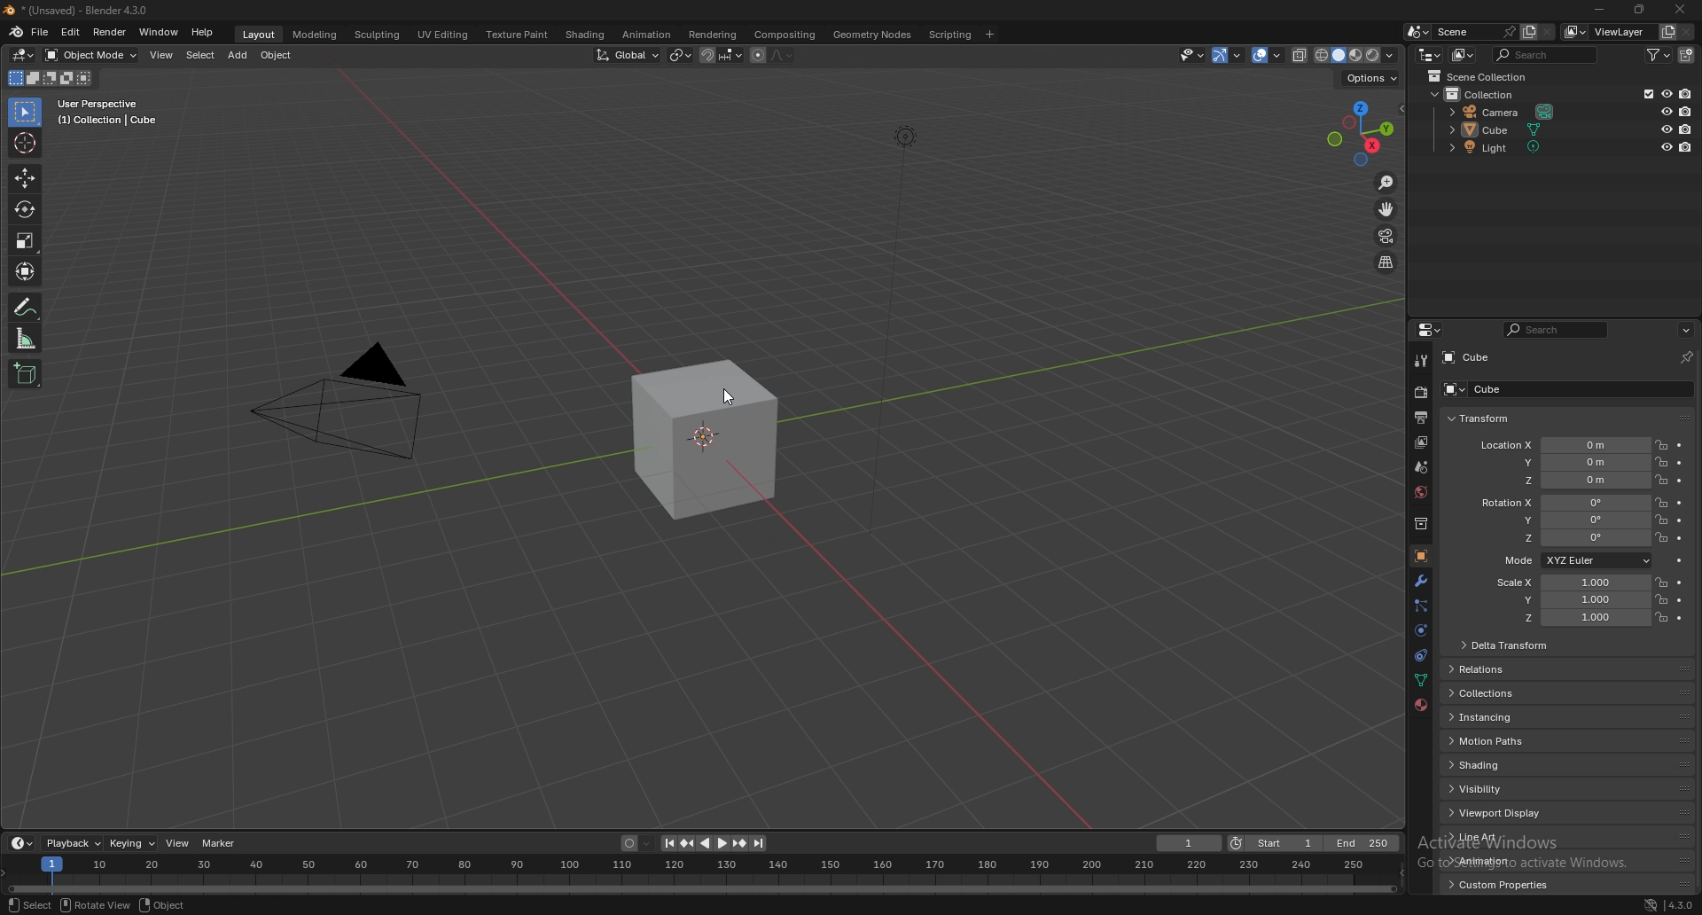  Describe the element at coordinates (1661, 481) in the screenshot. I see `lock` at that location.